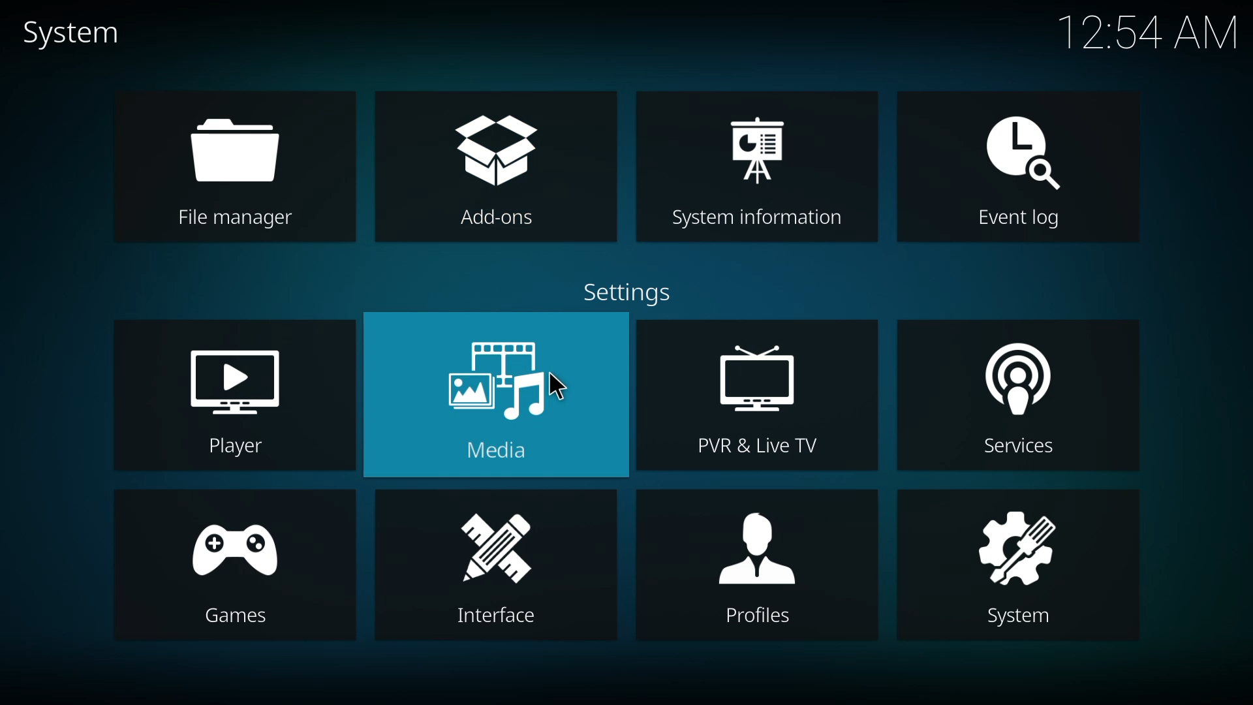 This screenshot has width=1253, height=705. Describe the element at coordinates (623, 296) in the screenshot. I see `settings` at that location.